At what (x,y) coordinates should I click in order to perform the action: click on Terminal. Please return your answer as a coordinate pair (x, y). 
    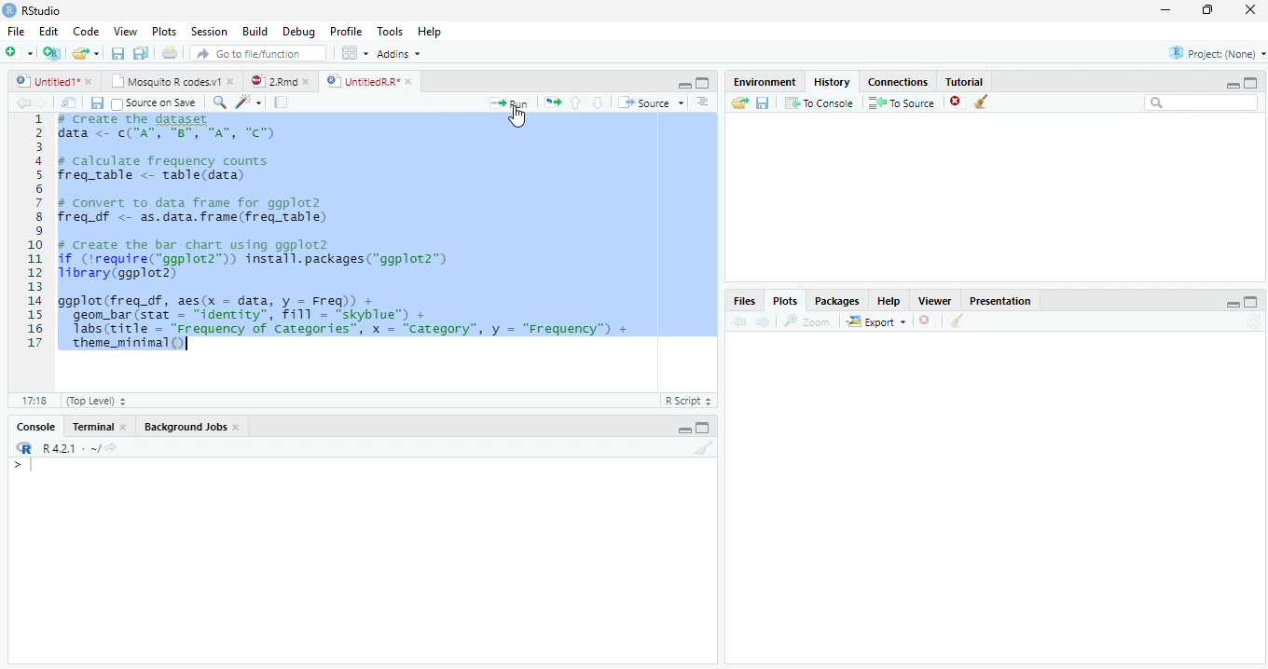
    Looking at the image, I should click on (100, 426).